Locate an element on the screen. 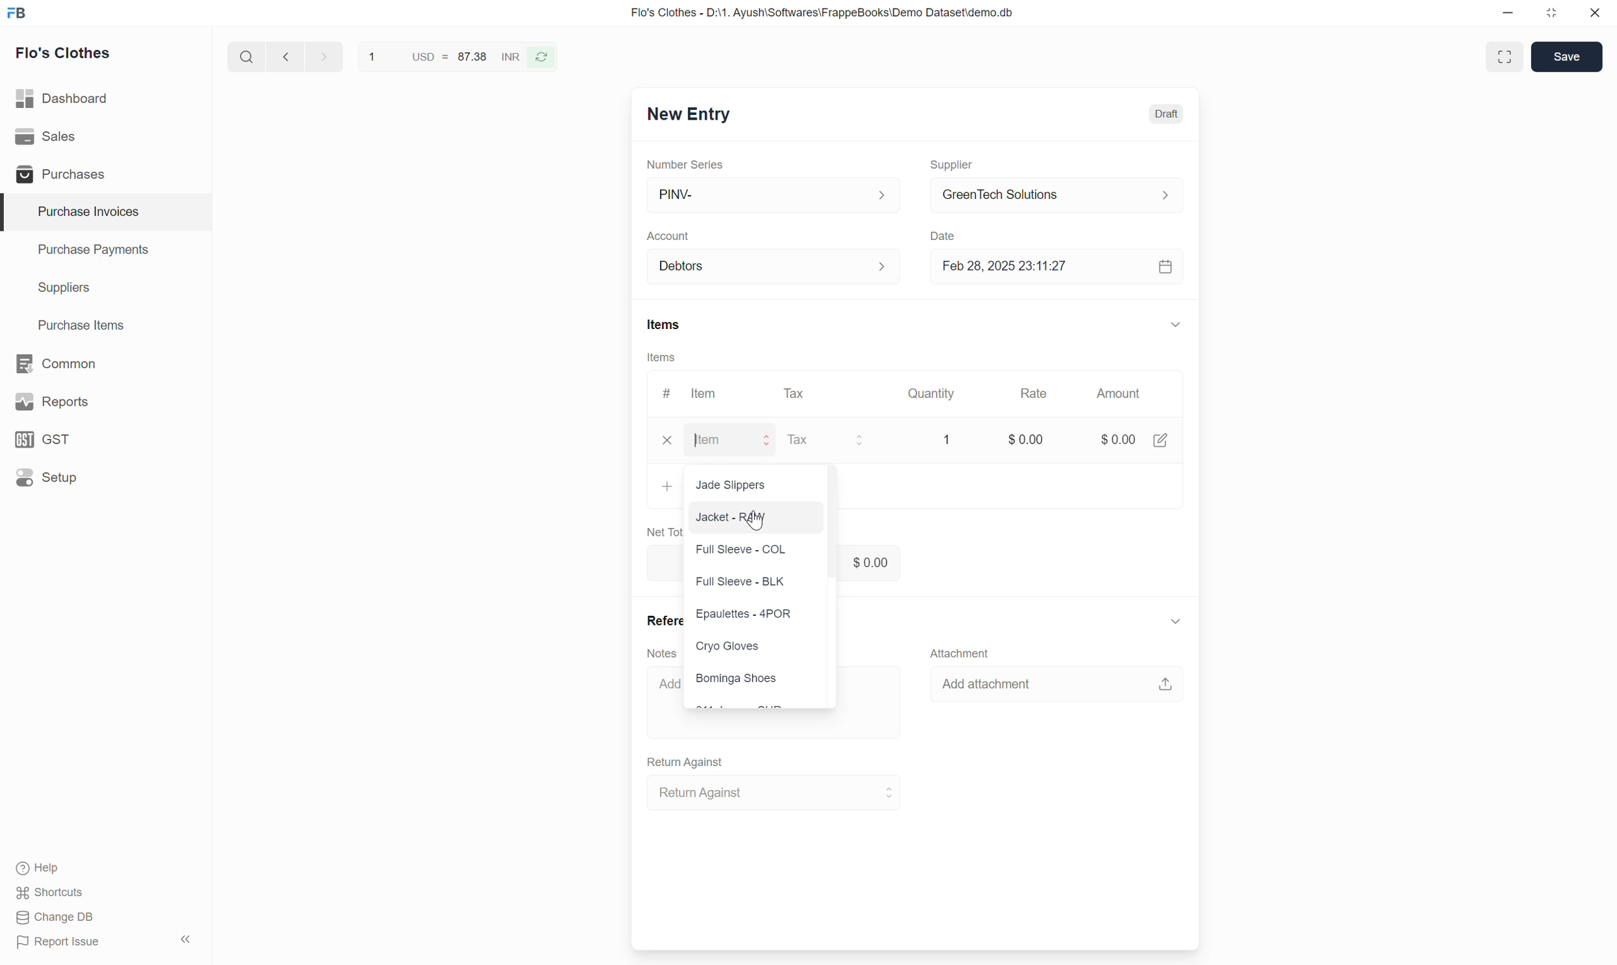 The image size is (1617, 965). Full Sleeve - BLK is located at coordinates (756, 581).